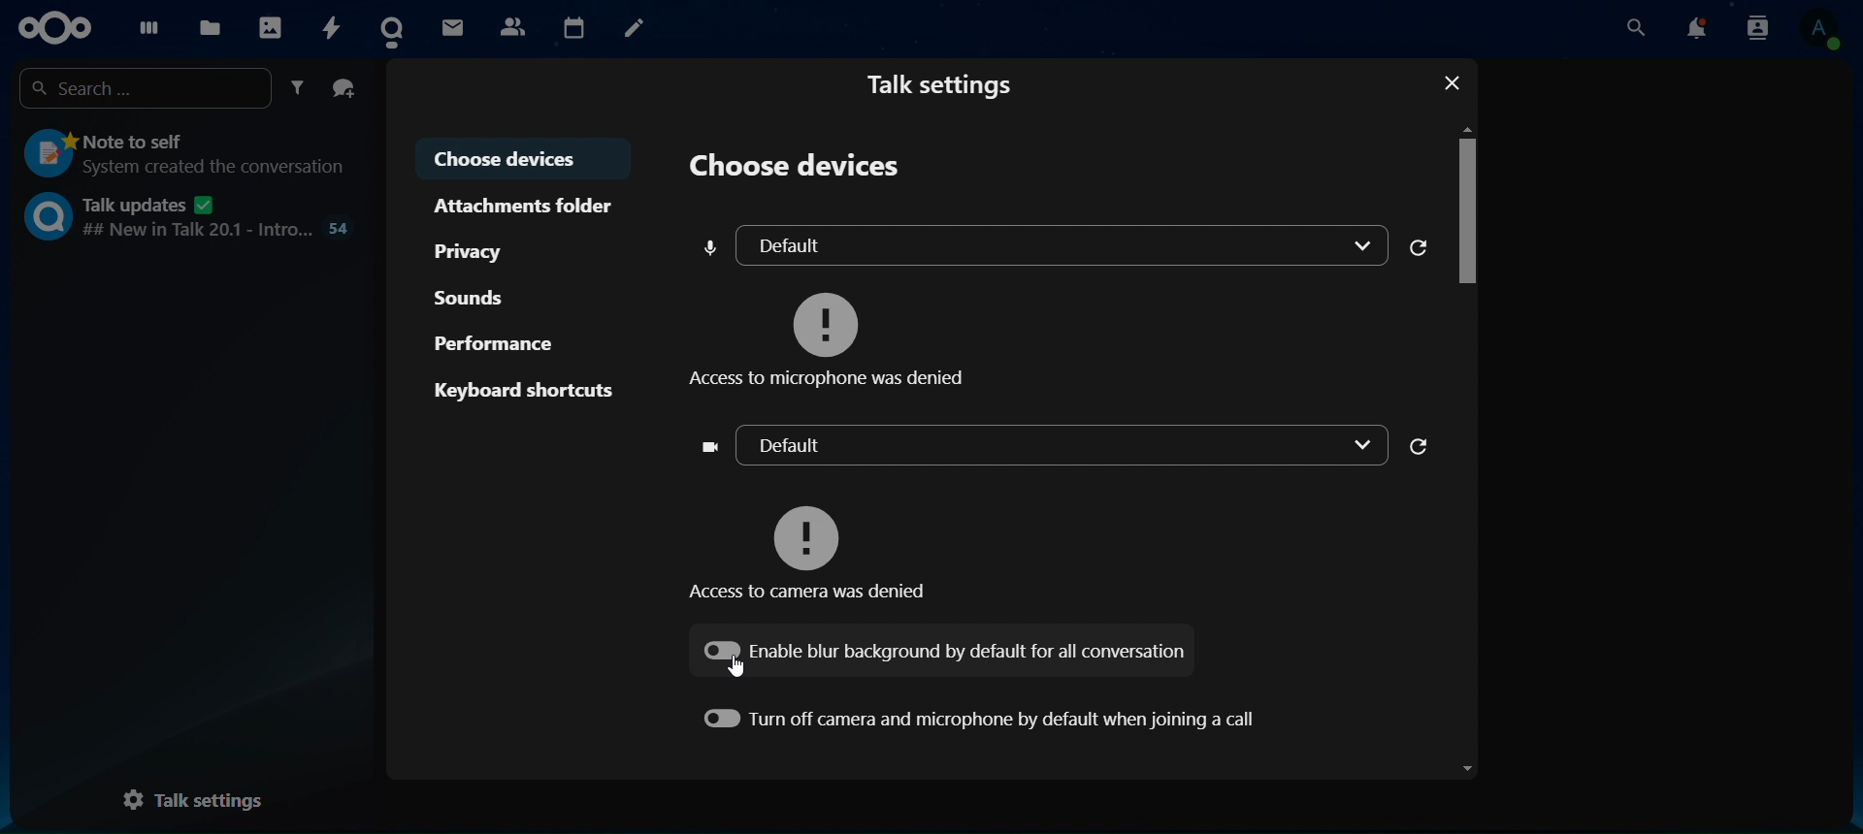 Image resolution: width=1863 pixels, height=834 pixels. Describe the element at coordinates (468, 298) in the screenshot. I see `sounds` at that location.